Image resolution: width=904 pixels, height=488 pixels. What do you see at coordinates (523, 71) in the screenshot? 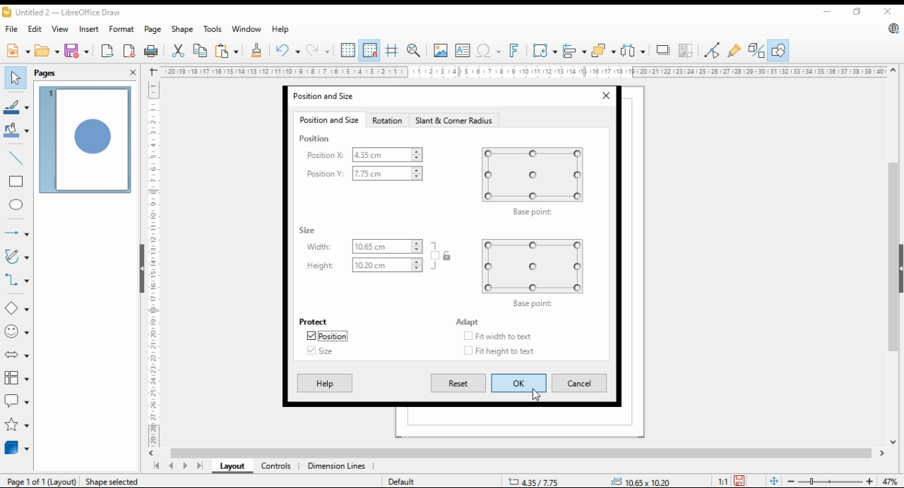
I see `Ruler` at bounding box center [523, 71].